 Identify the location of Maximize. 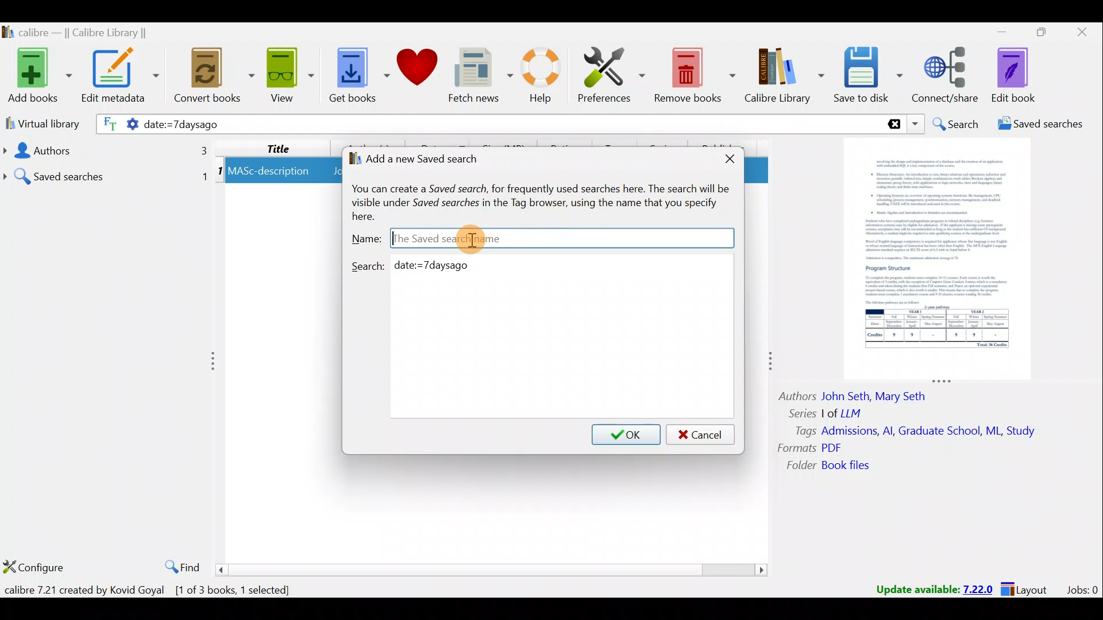
(1036, 34).